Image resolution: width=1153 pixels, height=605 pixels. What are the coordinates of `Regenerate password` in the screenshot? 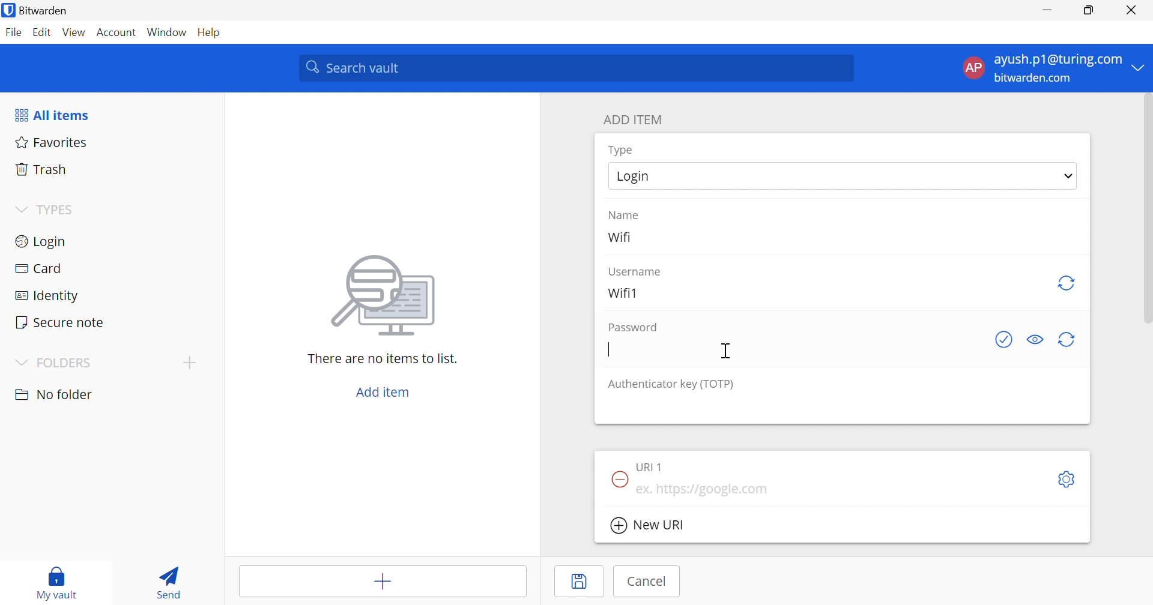 It's located at (1068, 340).